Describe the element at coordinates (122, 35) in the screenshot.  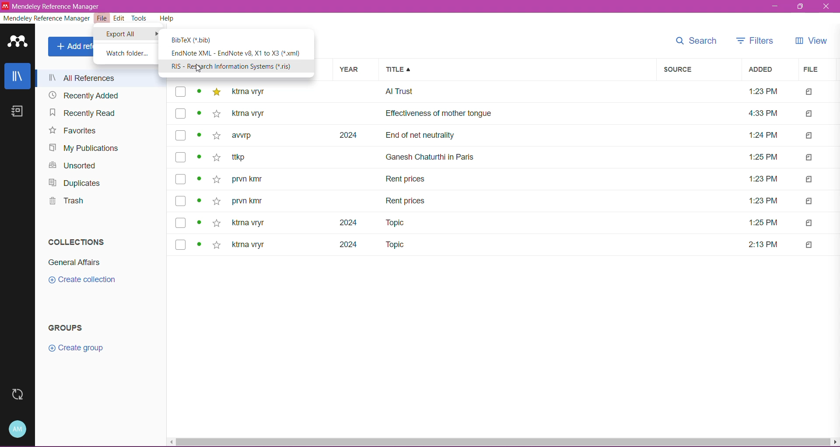
I see `Export All` at that location.